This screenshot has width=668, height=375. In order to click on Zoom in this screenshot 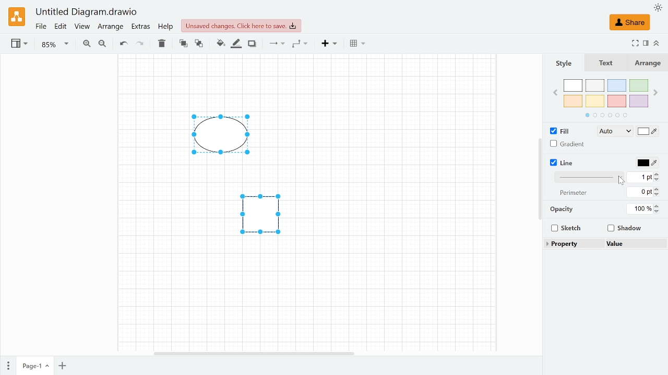, I will do `click(55, 45)`.